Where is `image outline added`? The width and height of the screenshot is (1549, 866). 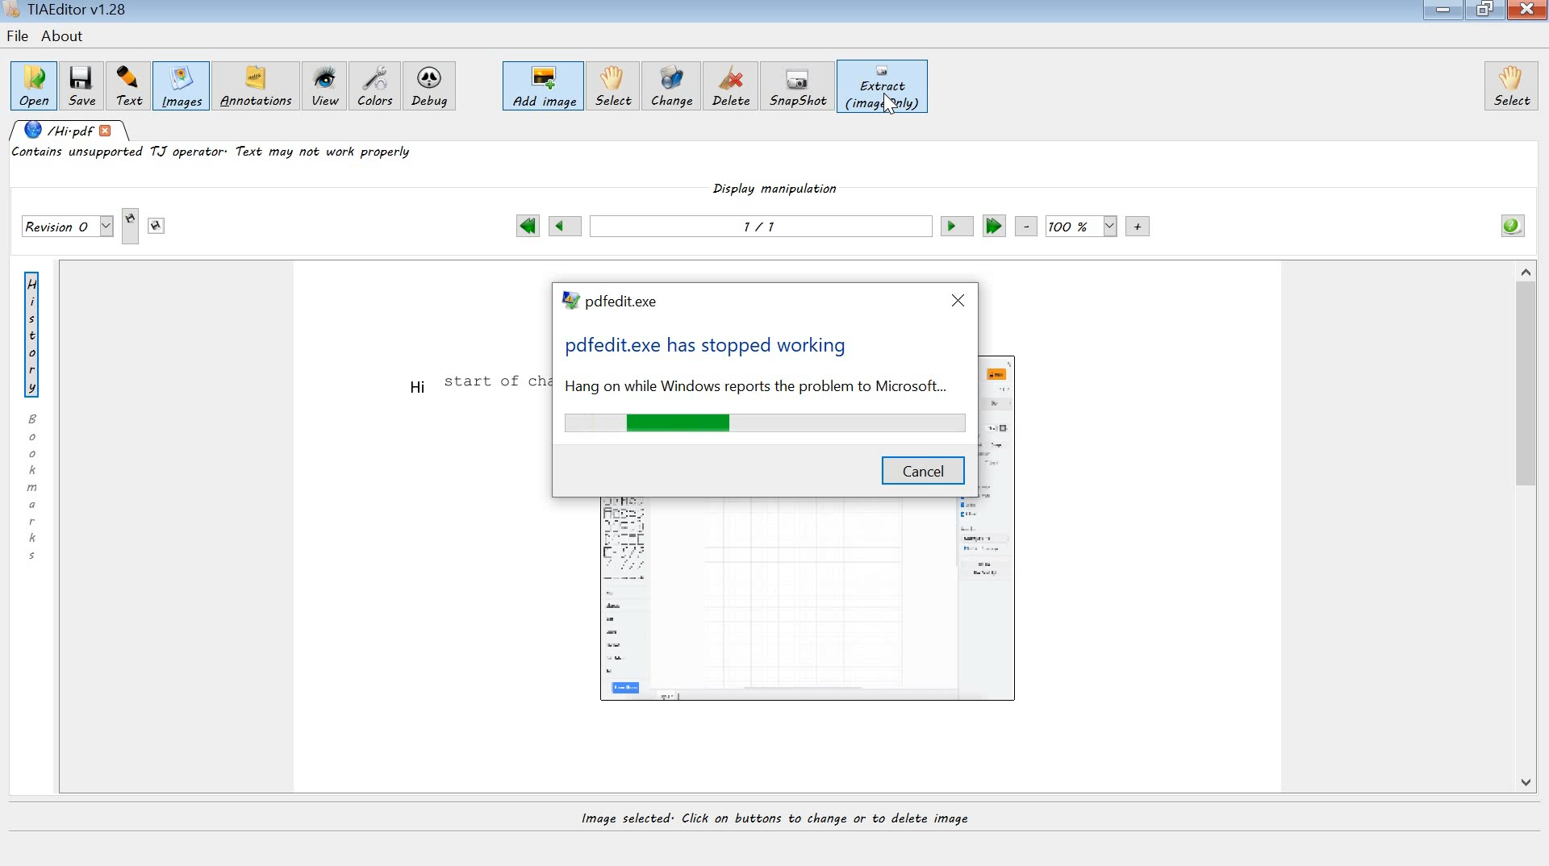 image outline added is located at coordinates (814, 604).